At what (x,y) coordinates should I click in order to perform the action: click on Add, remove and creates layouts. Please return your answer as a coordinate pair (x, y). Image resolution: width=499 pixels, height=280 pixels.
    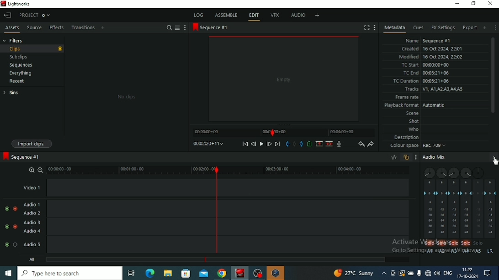
    Looking at the image, I should click on (317, 16).